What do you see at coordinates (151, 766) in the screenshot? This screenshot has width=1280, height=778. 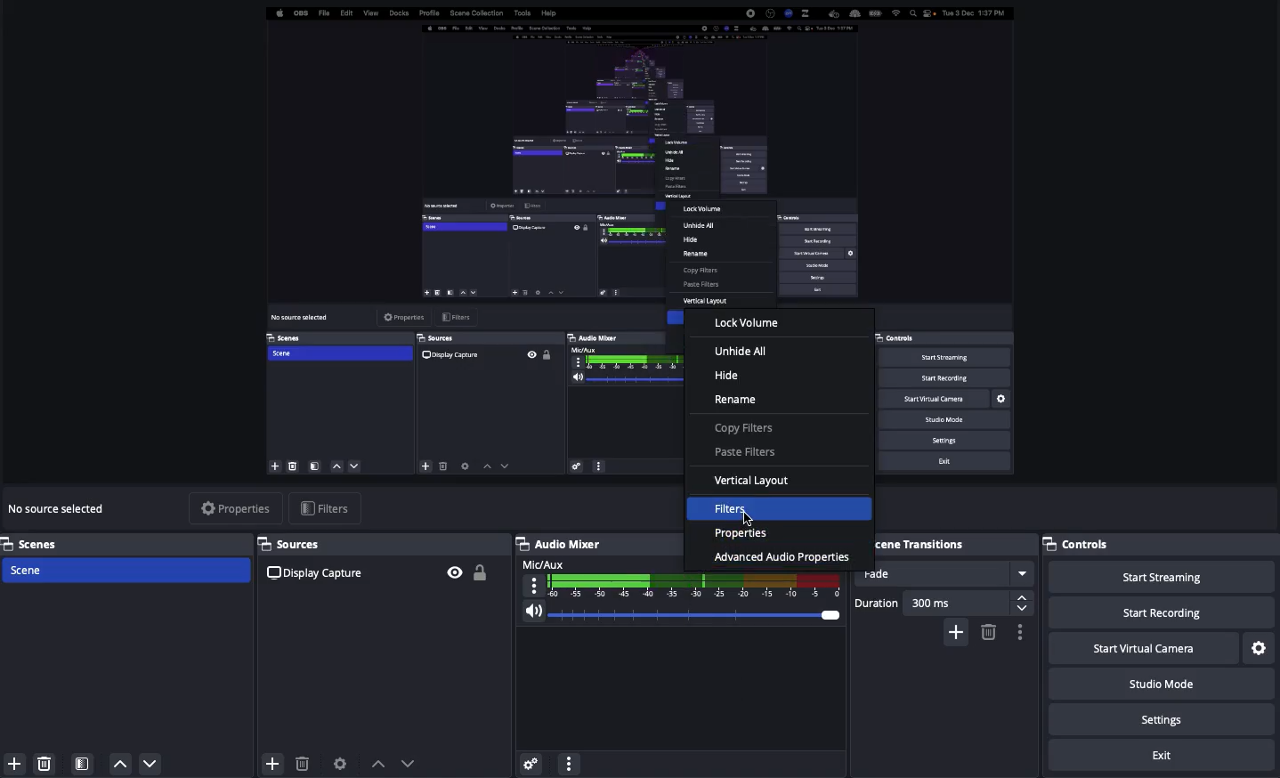 I see `Down` at bounding box center [151, 766].